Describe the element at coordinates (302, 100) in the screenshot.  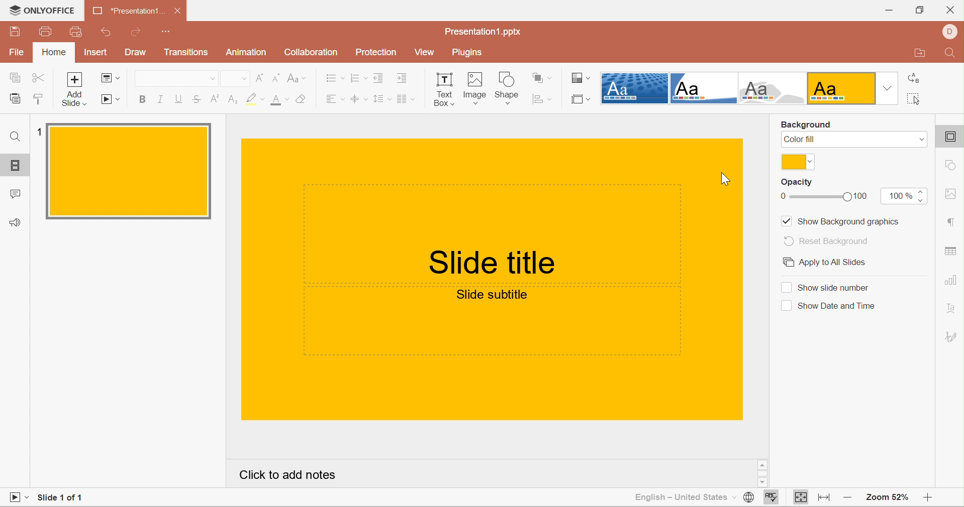
I see `Clear` at that location.